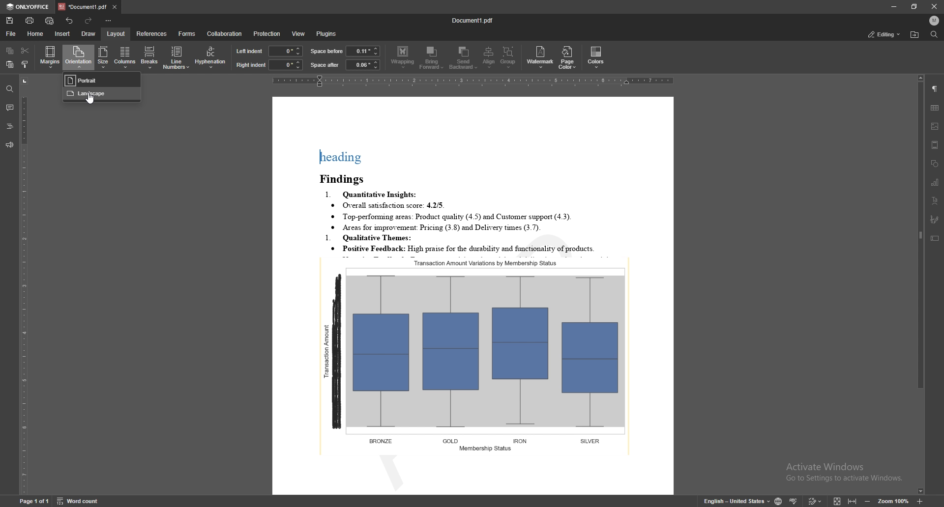  Describe the element at coordinates (152, 33) in the screenshot. I see `references` at that location.